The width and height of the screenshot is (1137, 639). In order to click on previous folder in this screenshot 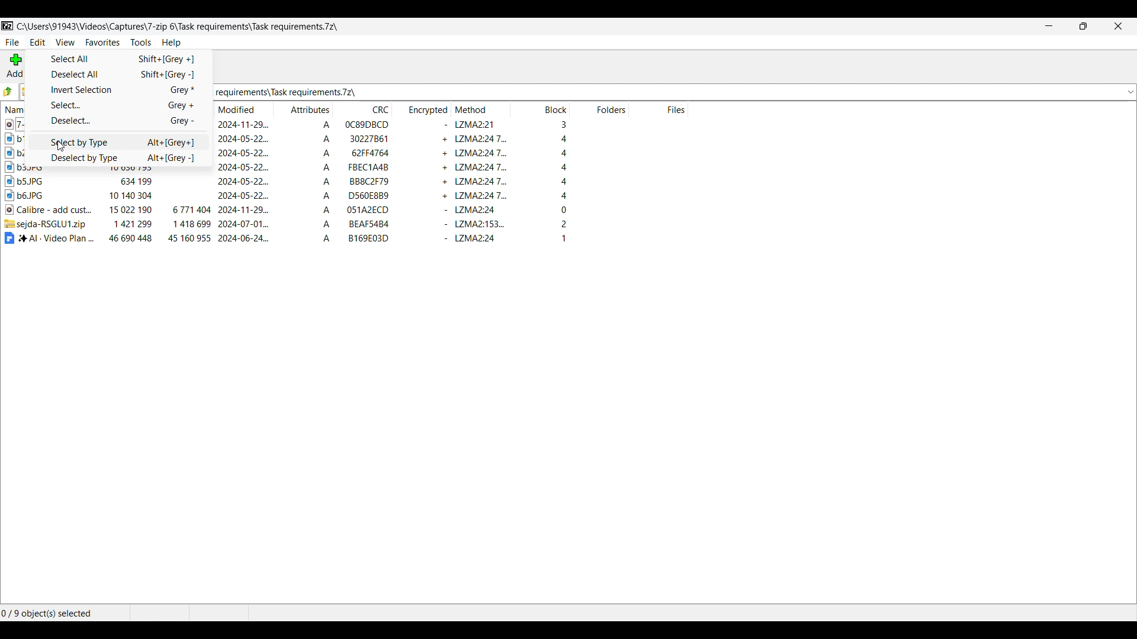, I will do `click(9, 92)`.